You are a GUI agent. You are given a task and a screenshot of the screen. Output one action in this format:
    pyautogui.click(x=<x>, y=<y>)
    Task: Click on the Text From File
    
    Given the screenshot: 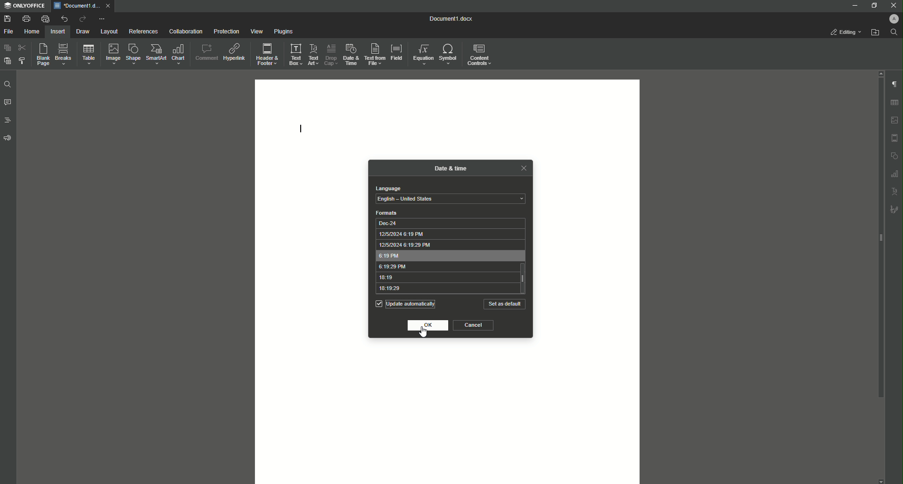 What is the action you would take?
    pyautogui.click(x=375, y=55)
    